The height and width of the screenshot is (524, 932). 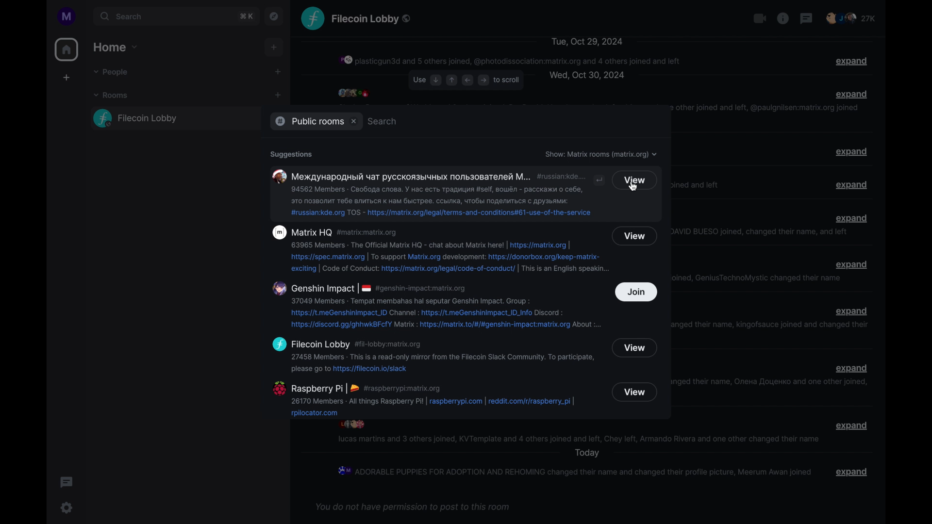 What do you see at coordinates (573, 471) in the screenshot?
I see `ADORABLE PUPPIES FOR ADOPTION AND REHOMING changed their name and changed their profile picture, Meerum Awan joined` at bounding box center [573, 471].